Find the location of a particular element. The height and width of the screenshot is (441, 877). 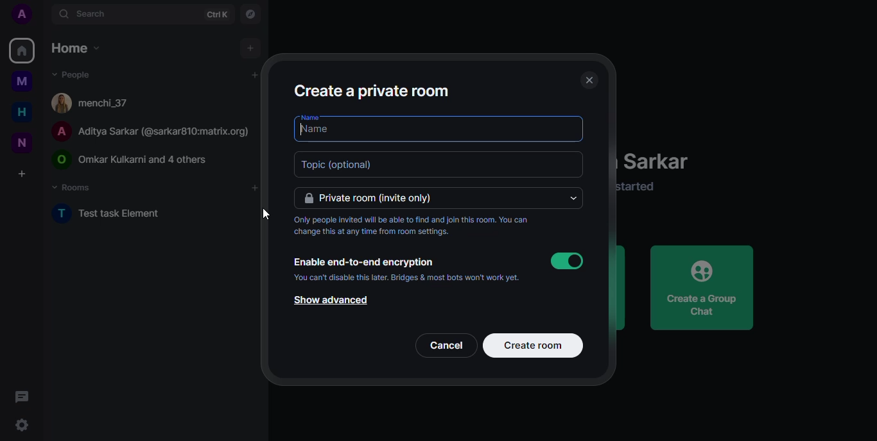

Only people invited will be able to find and join this room. You can
change this at any time from room settings. is located at coordinates (412, 226).